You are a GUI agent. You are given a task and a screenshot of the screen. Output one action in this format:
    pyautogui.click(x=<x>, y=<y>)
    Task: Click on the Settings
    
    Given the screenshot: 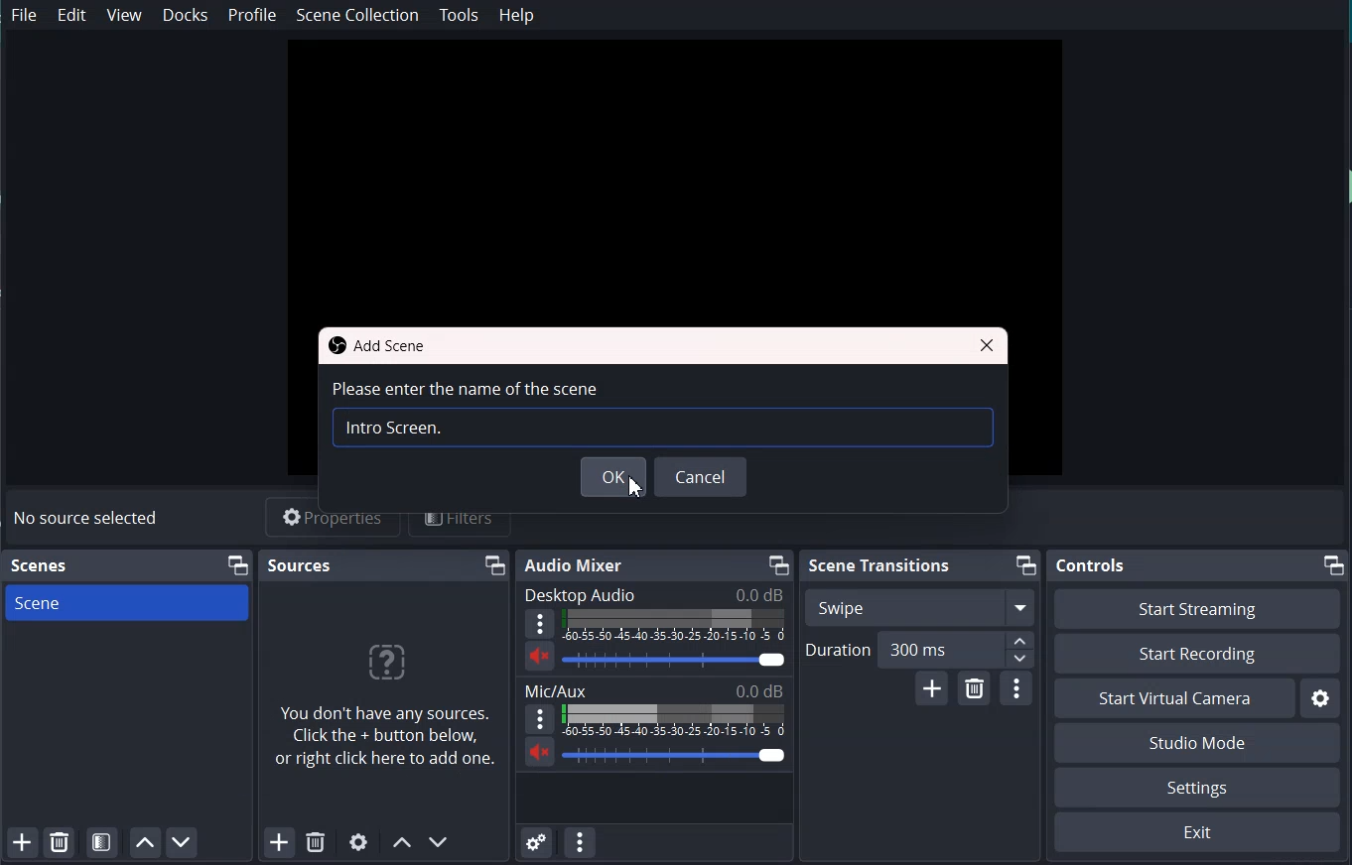 What is the action you would take?
    pyautogui.click(x=1320, y=697)
    